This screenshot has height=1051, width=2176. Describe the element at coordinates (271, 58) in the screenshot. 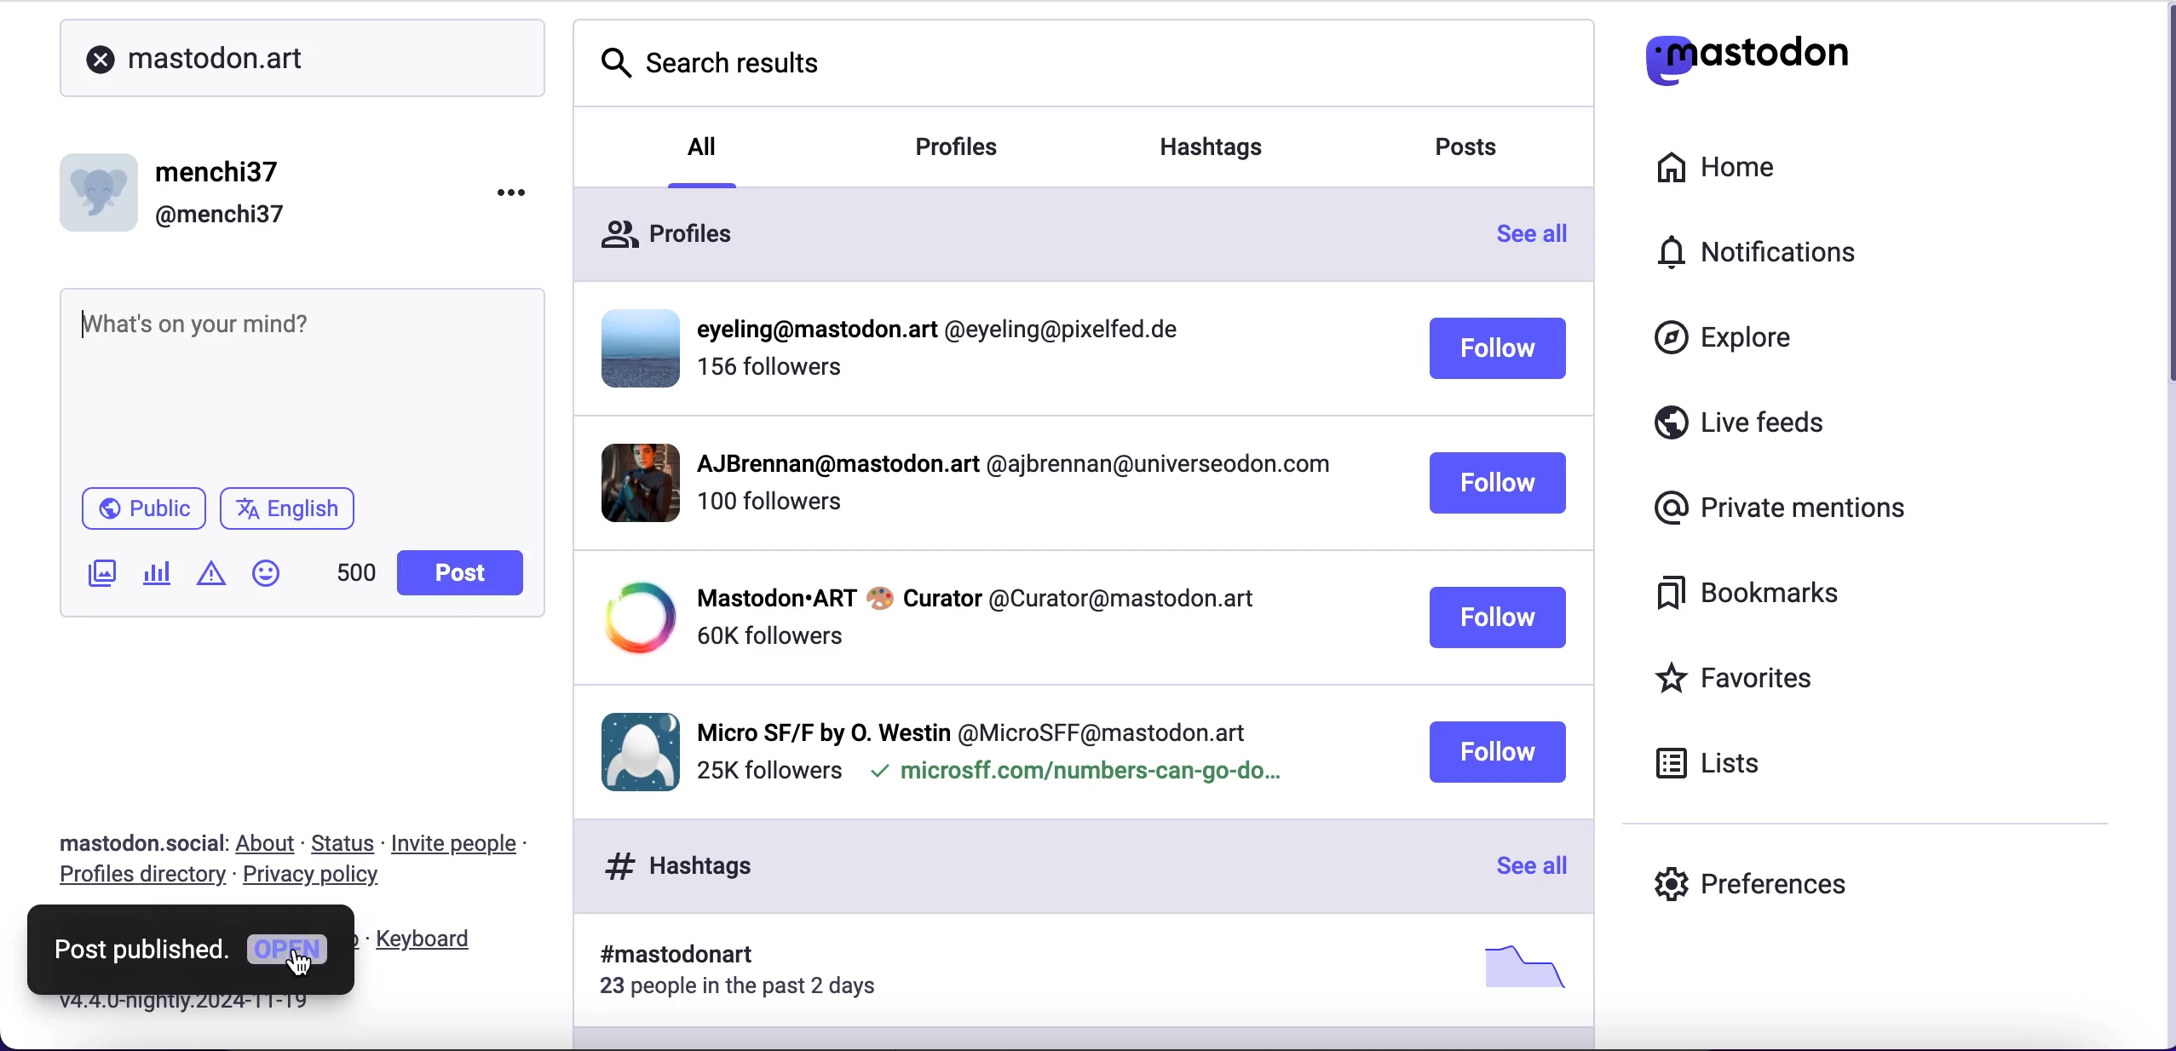

I see `mastodon.art` at that location.